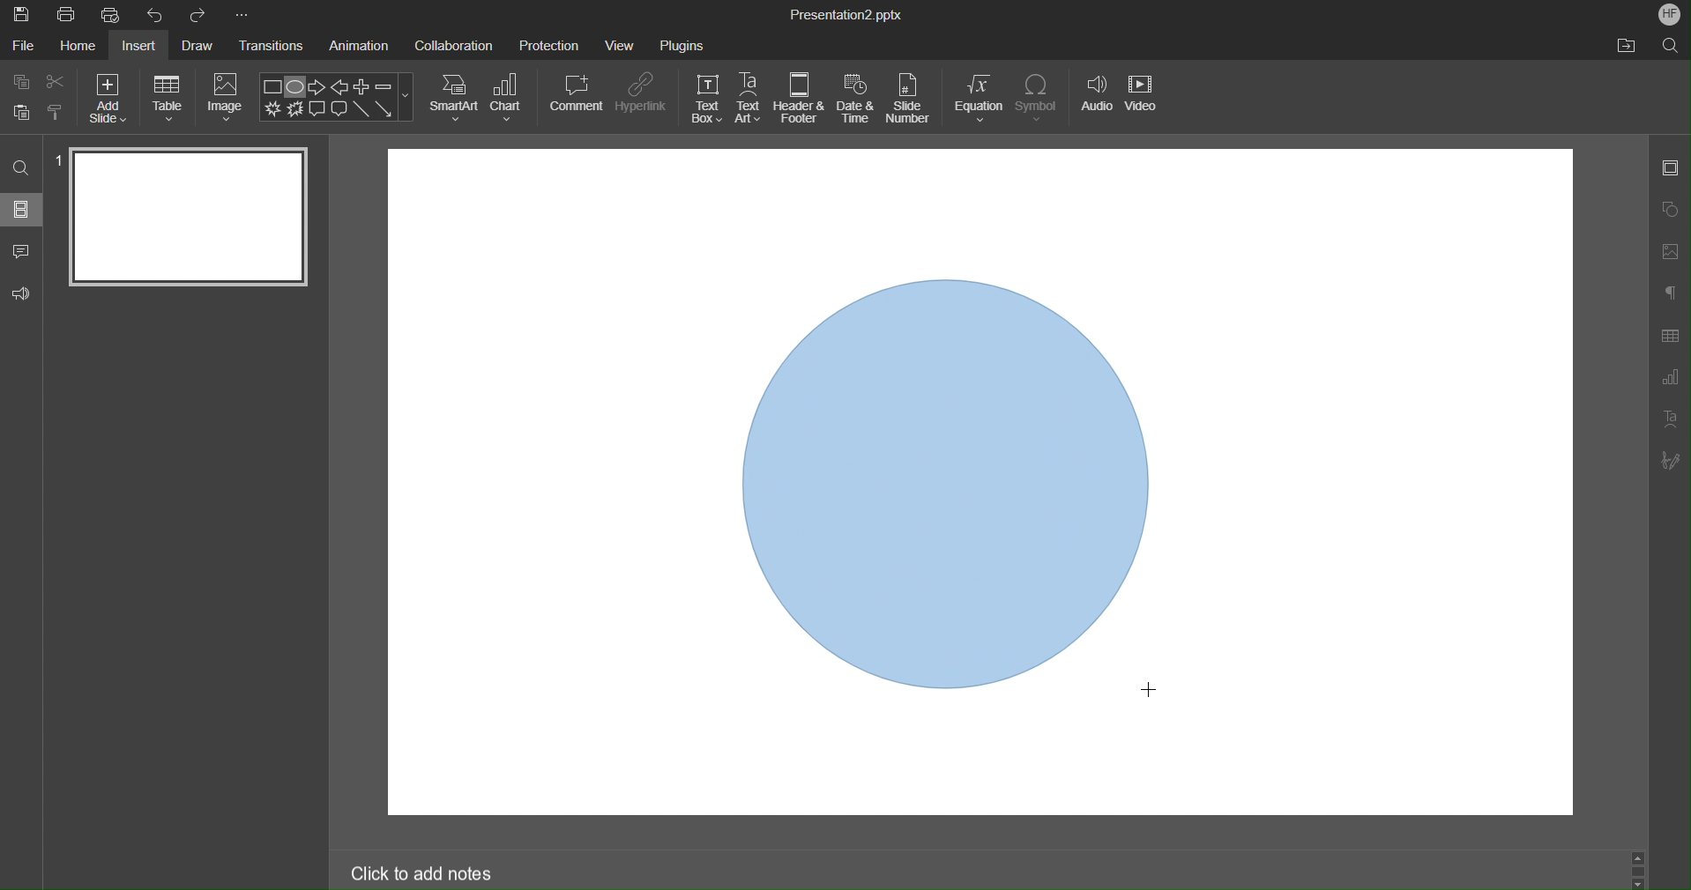 This screenshot has height=890, width=1691. What do you see at coordinates (940, 478) in the screenshot?
I see `Circle ` at bounding box center [940, 478].